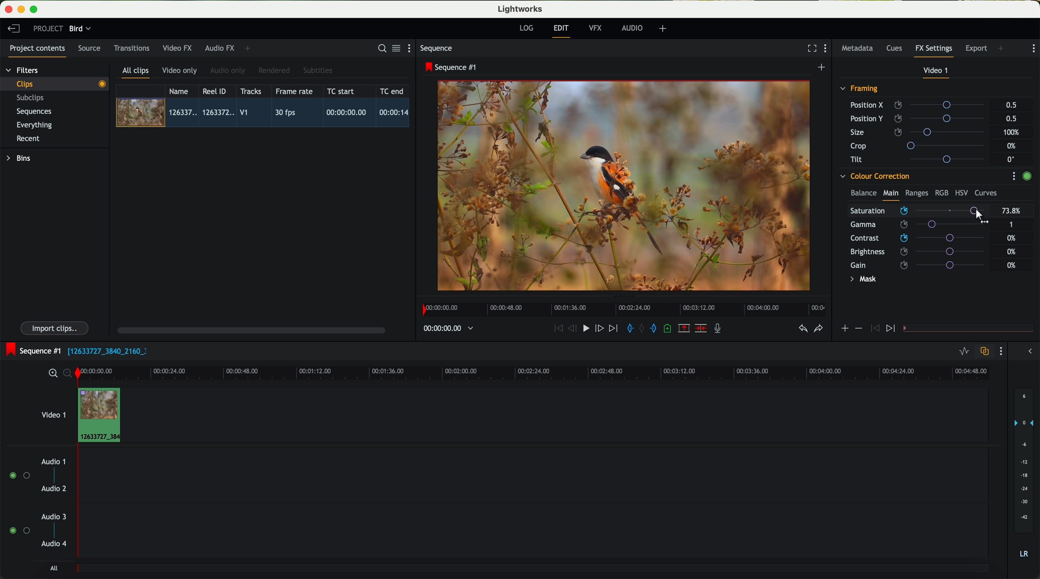  What do you see at coordinates (818, 329) in the screenshot?
I see `redo` at bounding box center [818, 329].